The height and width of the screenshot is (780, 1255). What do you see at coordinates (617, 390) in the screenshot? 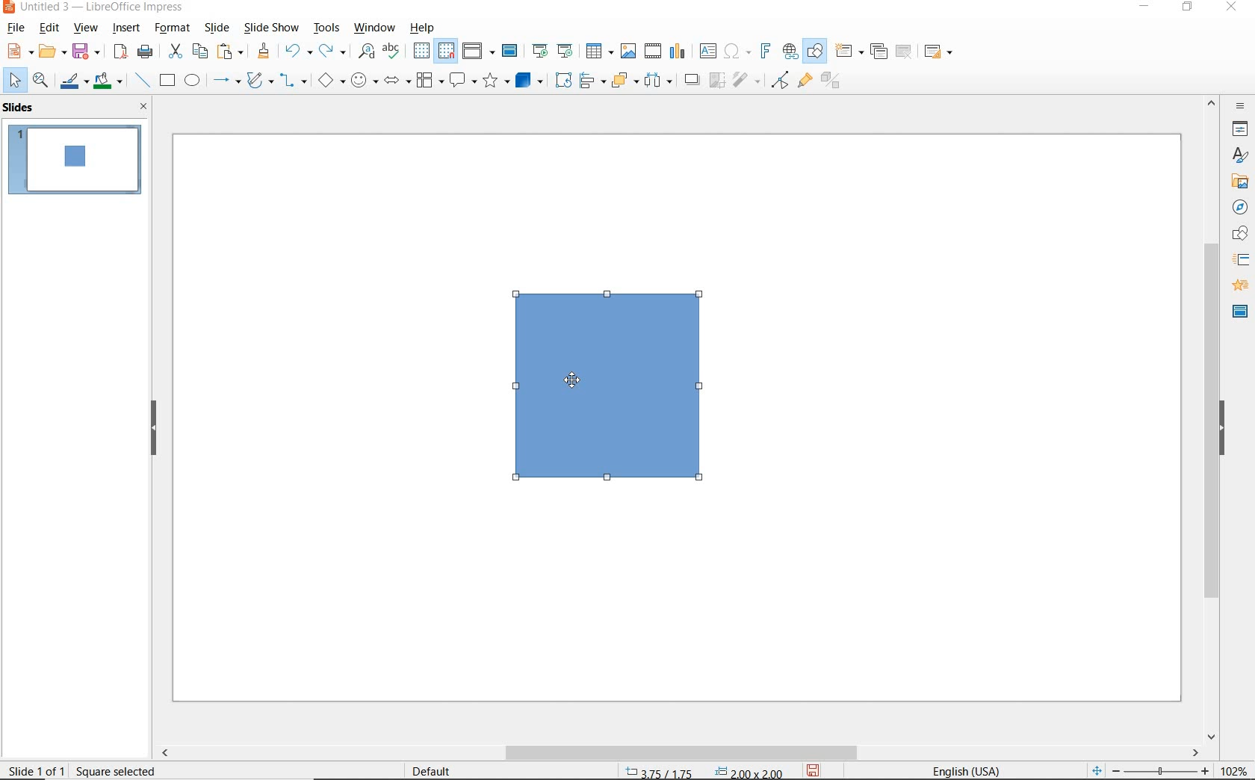
I see `Rectangle Shape` at bounding box center [617, 390].